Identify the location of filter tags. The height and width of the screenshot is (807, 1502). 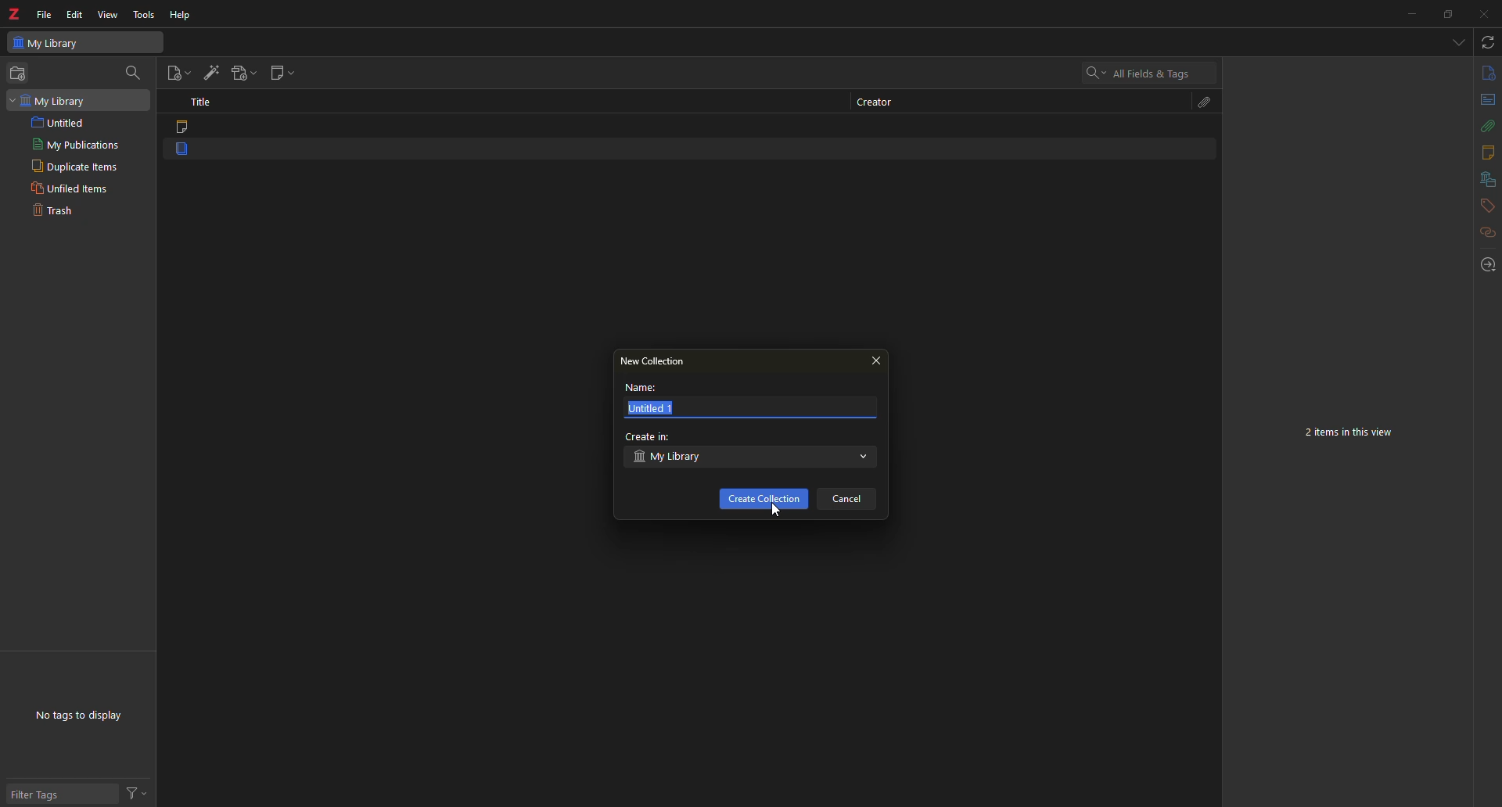
(44, 796).